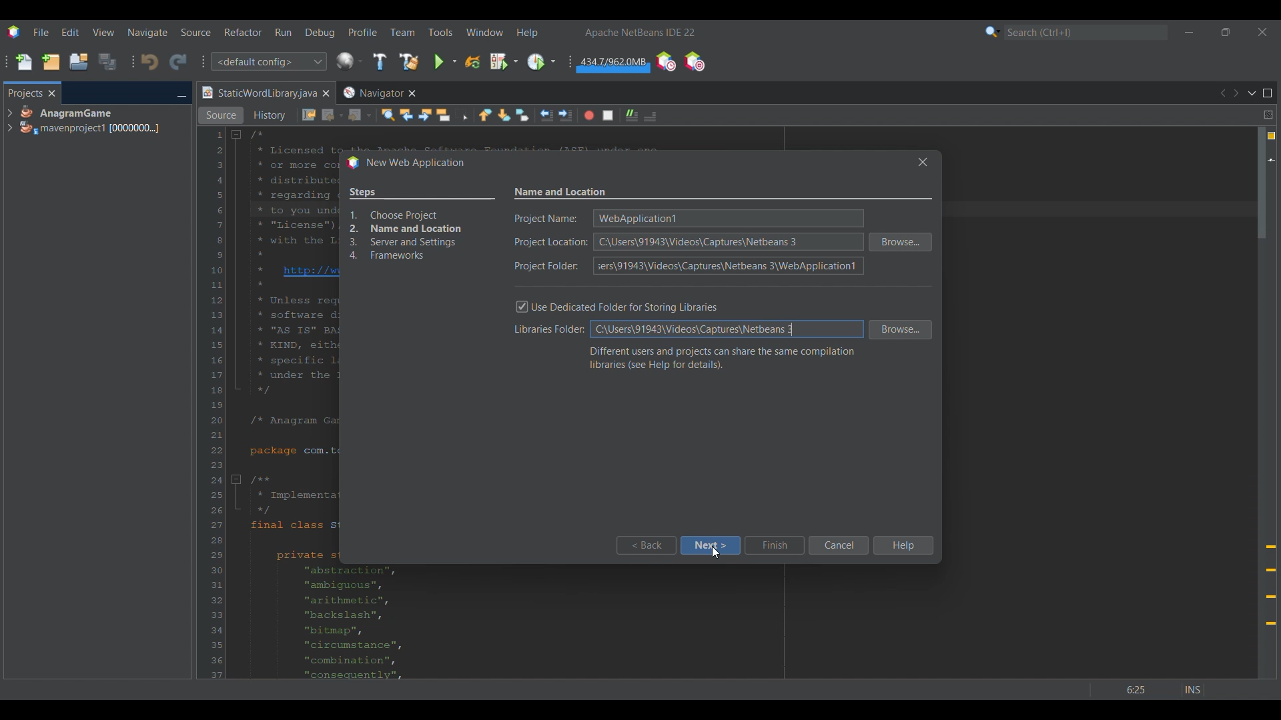 This screenshot has width=1281, height=720. Describe the element at coordinates (283, 32) in the screenshot. I see `Run menu` at that location.